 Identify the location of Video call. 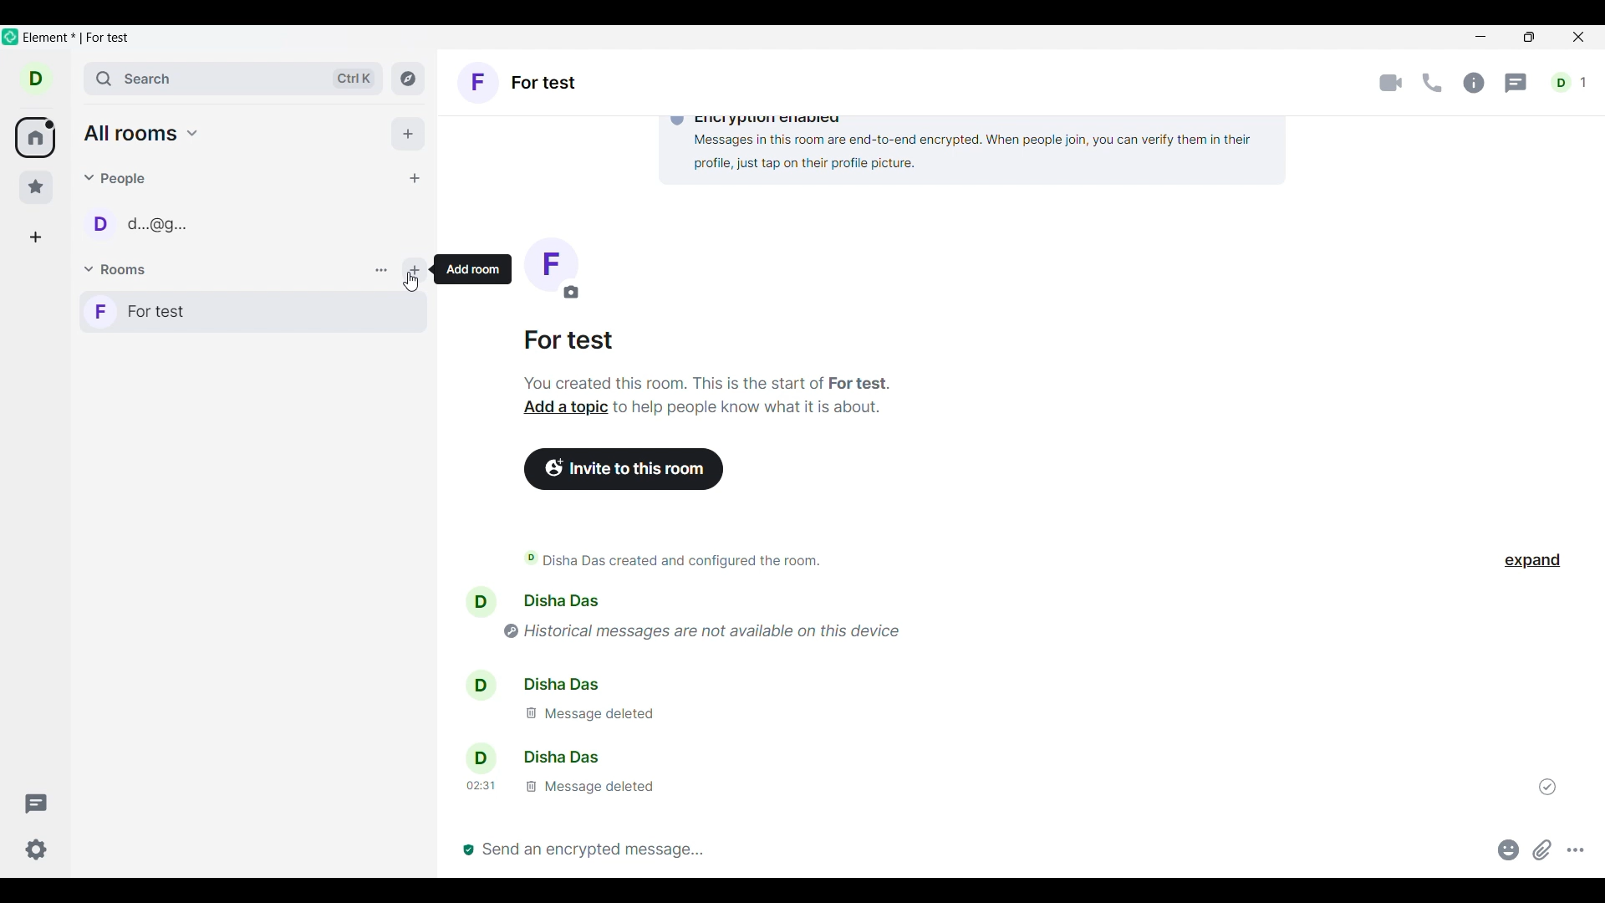
(1391, 83).